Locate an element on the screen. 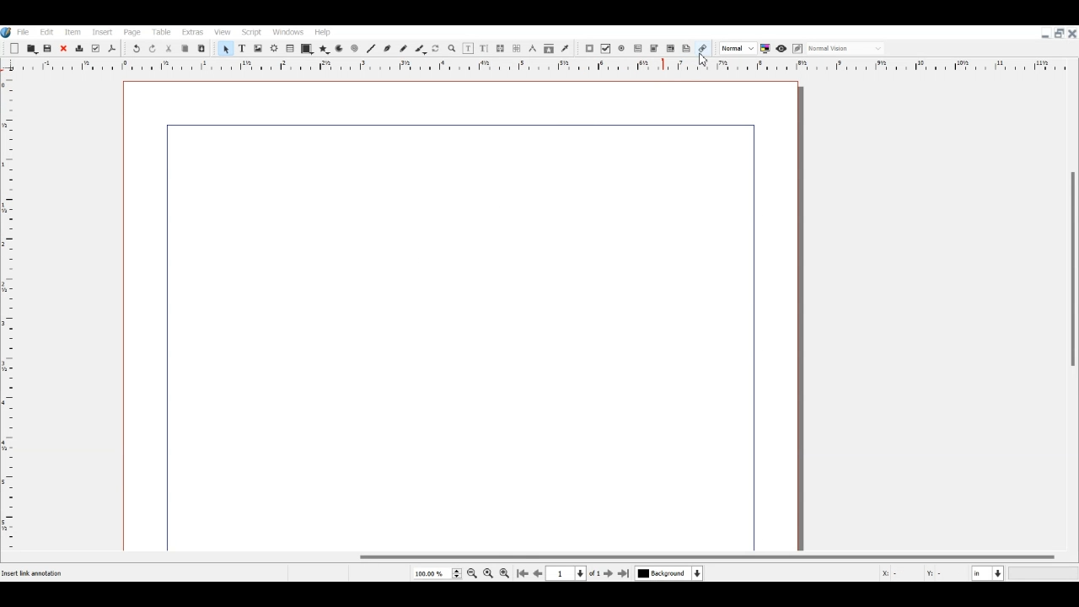 The image size is (1079, 607). Undo is located at coordinates (136, 49).